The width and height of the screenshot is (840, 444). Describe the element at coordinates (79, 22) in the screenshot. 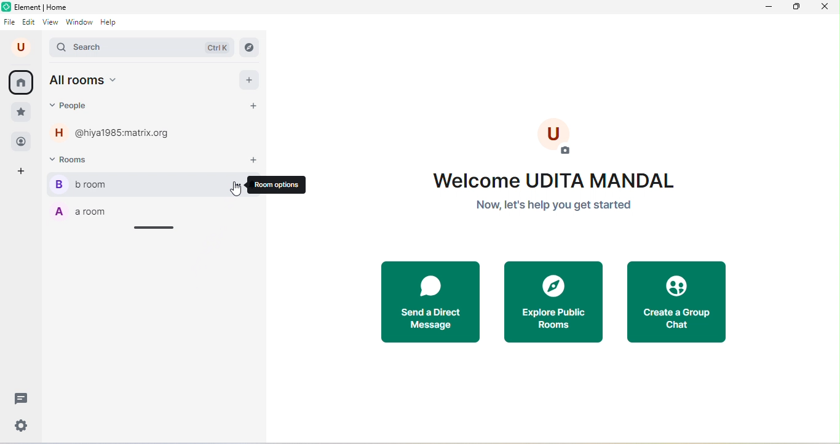

I see `window` at that location.